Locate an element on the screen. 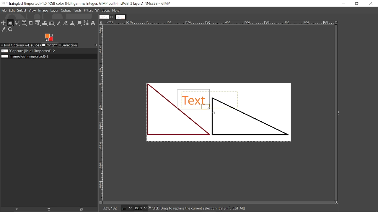  Select by color is located at coordinates (25, 23).